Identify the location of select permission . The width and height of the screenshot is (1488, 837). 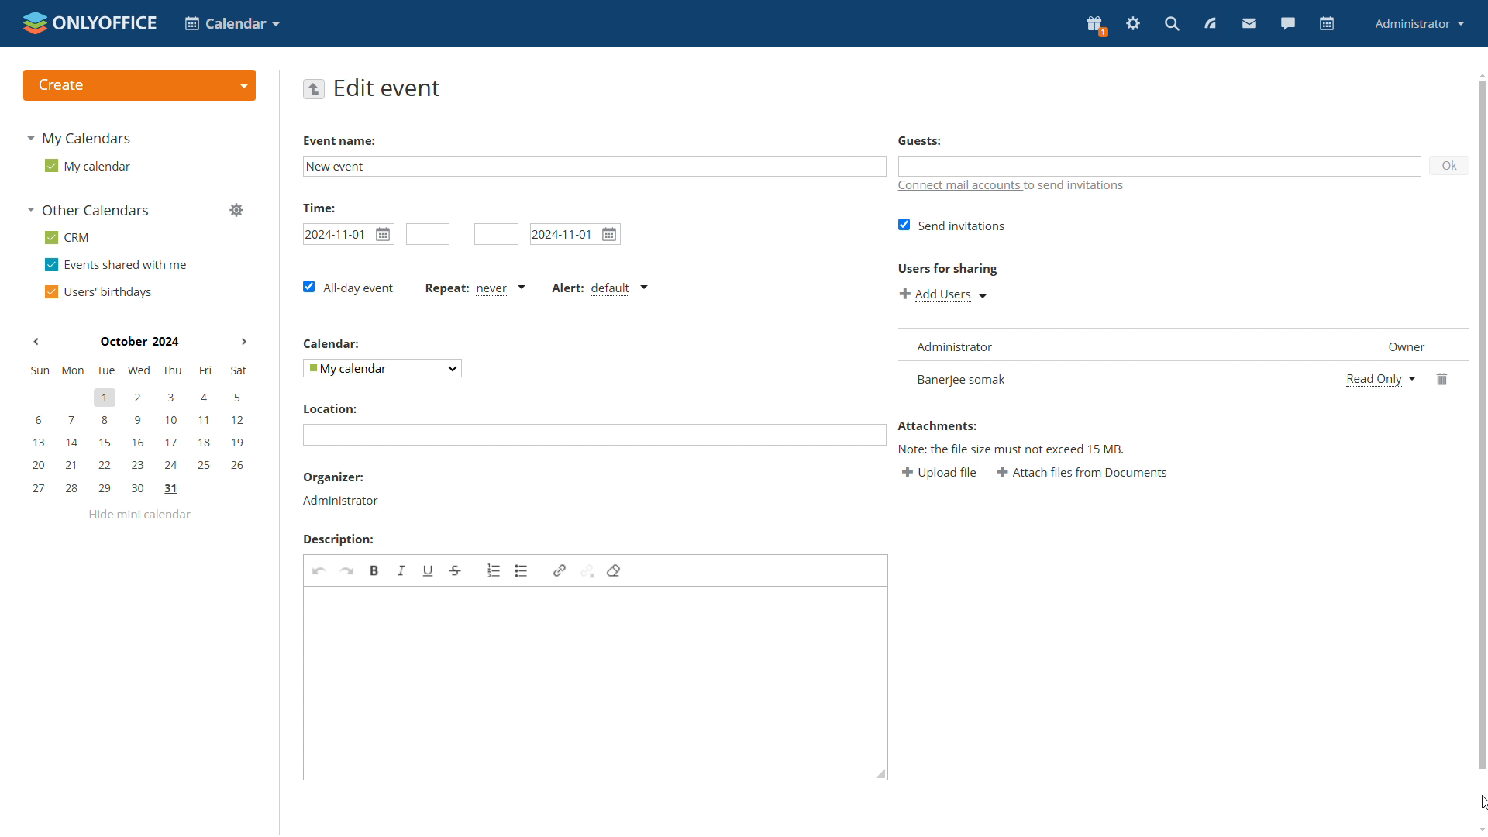
(1380, 378).